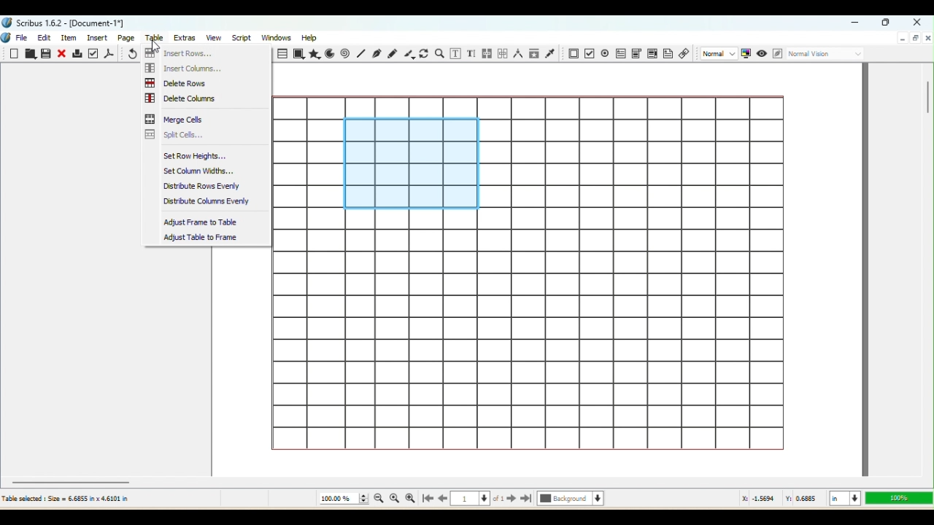  What do you see at coordinates (927, 268) in the screenshot?
I see `Vertical scroll bar` at bounding box center [927, 268].